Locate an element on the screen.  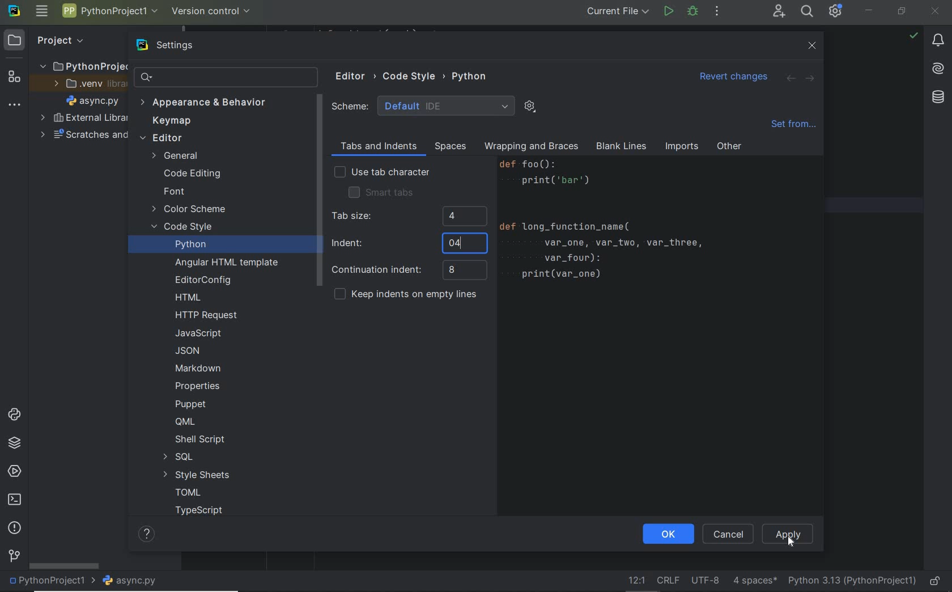
project name is located at coordinates (51, 582).